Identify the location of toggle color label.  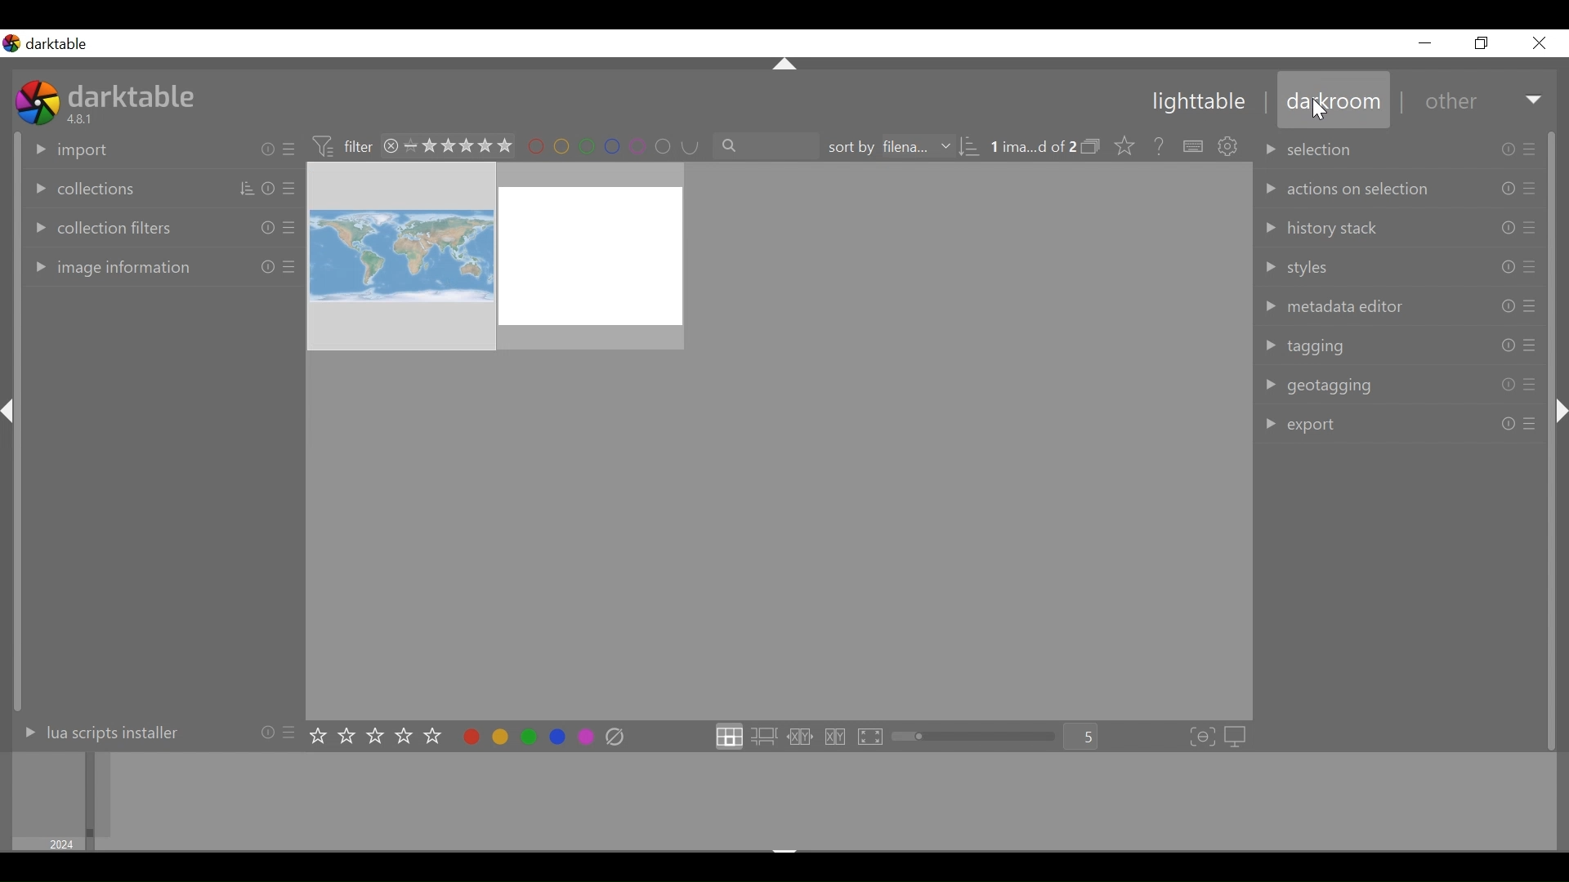
(528, 737).